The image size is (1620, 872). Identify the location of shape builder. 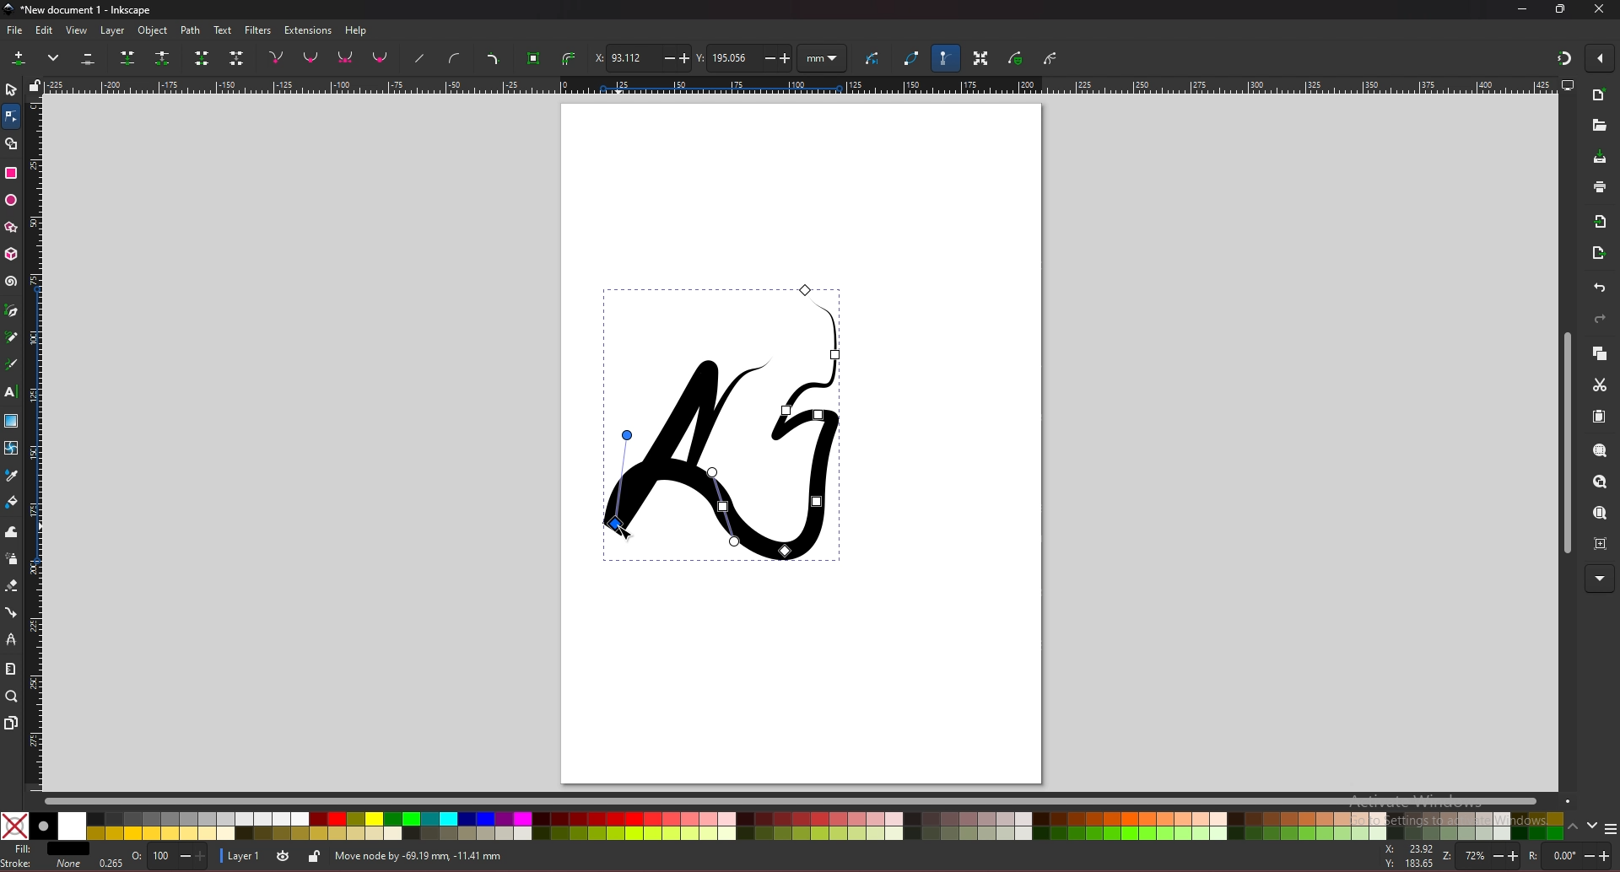
(12, 143).